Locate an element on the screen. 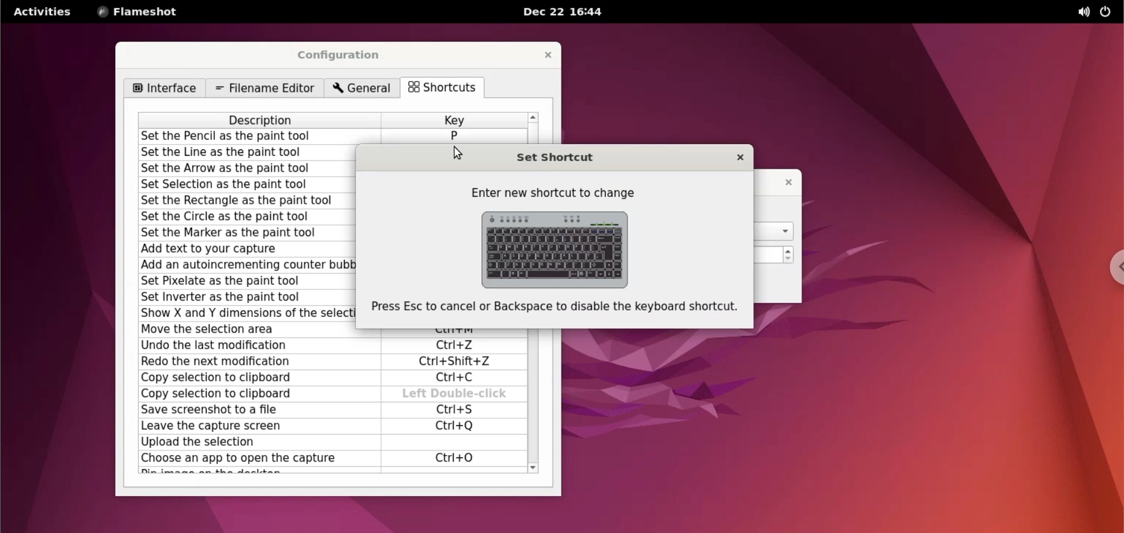 Image resolution: width=1124 pixels, height=533 pixels. description  is located at coordinates (262, 120).